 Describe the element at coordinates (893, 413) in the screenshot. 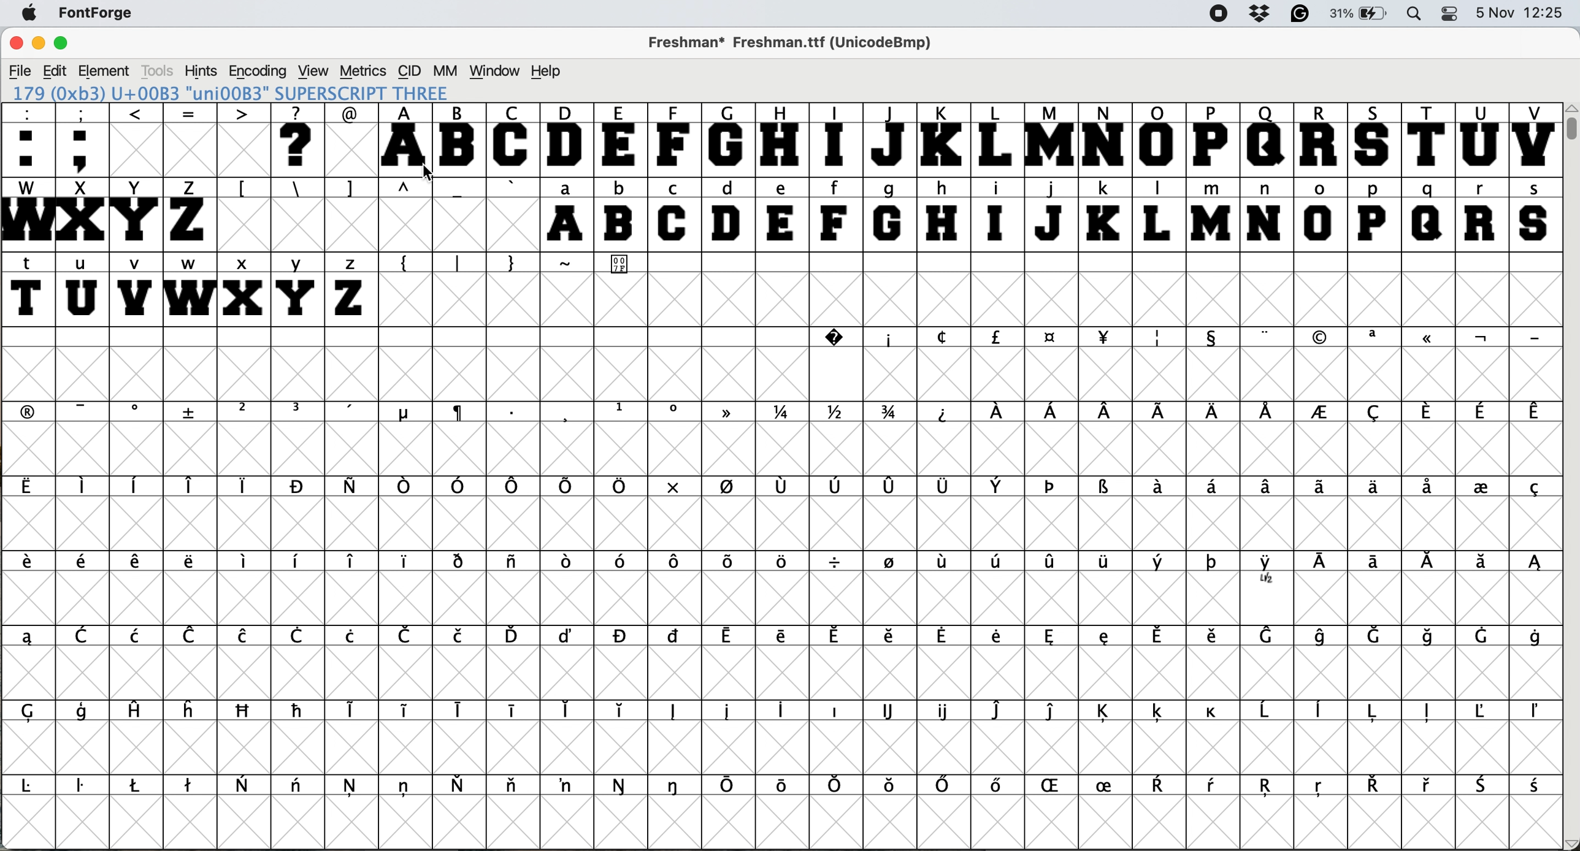

I see `3/4` at that location.